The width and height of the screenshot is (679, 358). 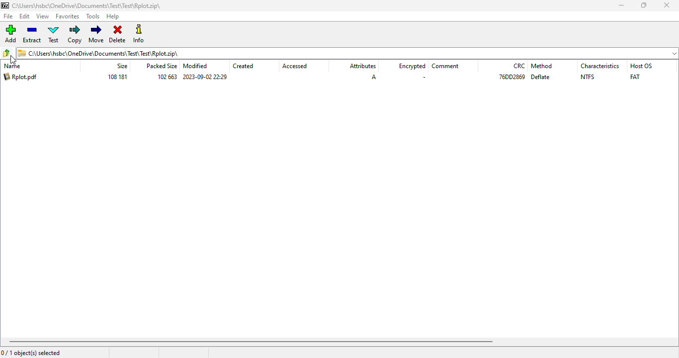 What do you see at coordinates (205, 77) in the screenshot?
I see `2023-09-02 22:29` at bounding box center [205, 77].